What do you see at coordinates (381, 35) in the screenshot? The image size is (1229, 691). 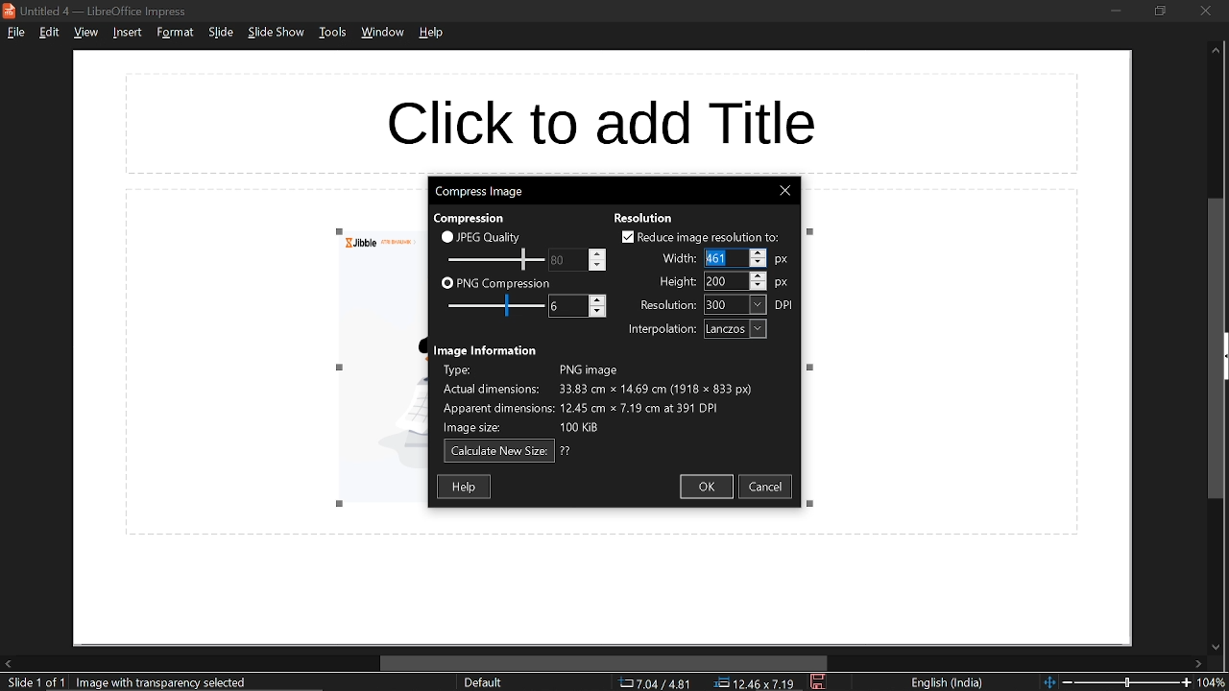 I see `window` at bounding box center [381, 35].